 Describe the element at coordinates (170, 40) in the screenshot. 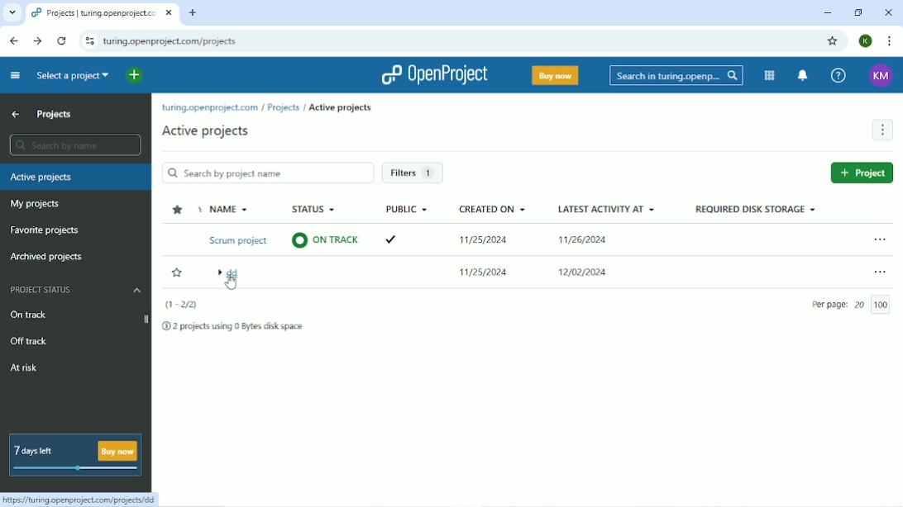

I see `Site` at that location.